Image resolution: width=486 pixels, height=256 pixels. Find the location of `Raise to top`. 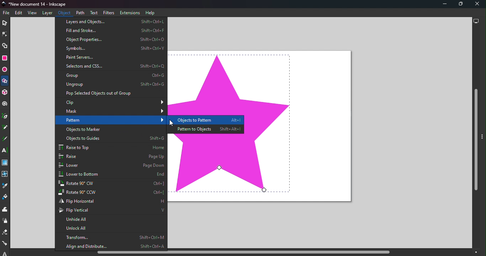

Raise to top is located at coordinates (112, 148).